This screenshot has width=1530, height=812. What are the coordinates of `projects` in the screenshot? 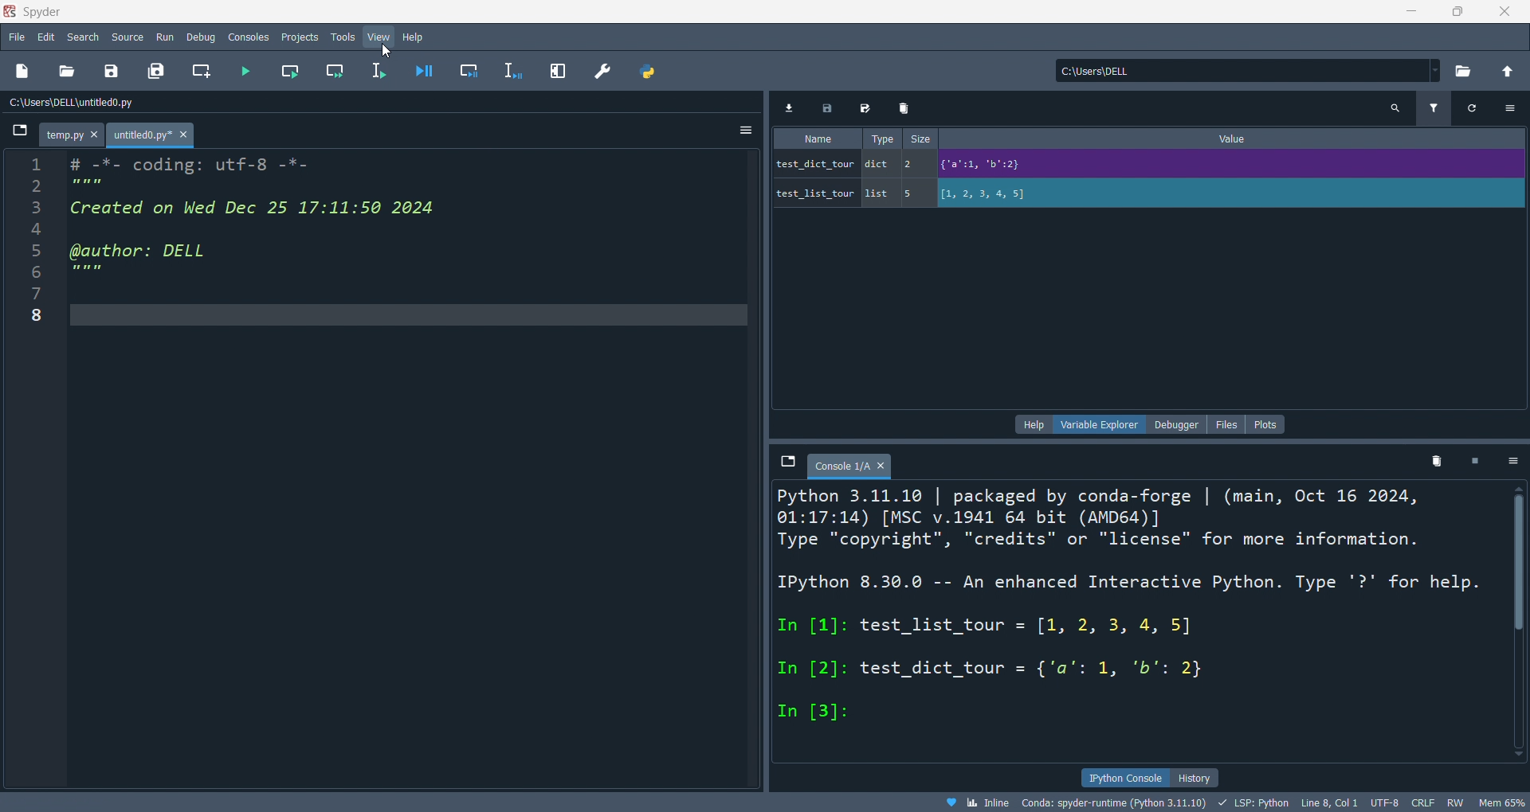 It's located at (304, 37).